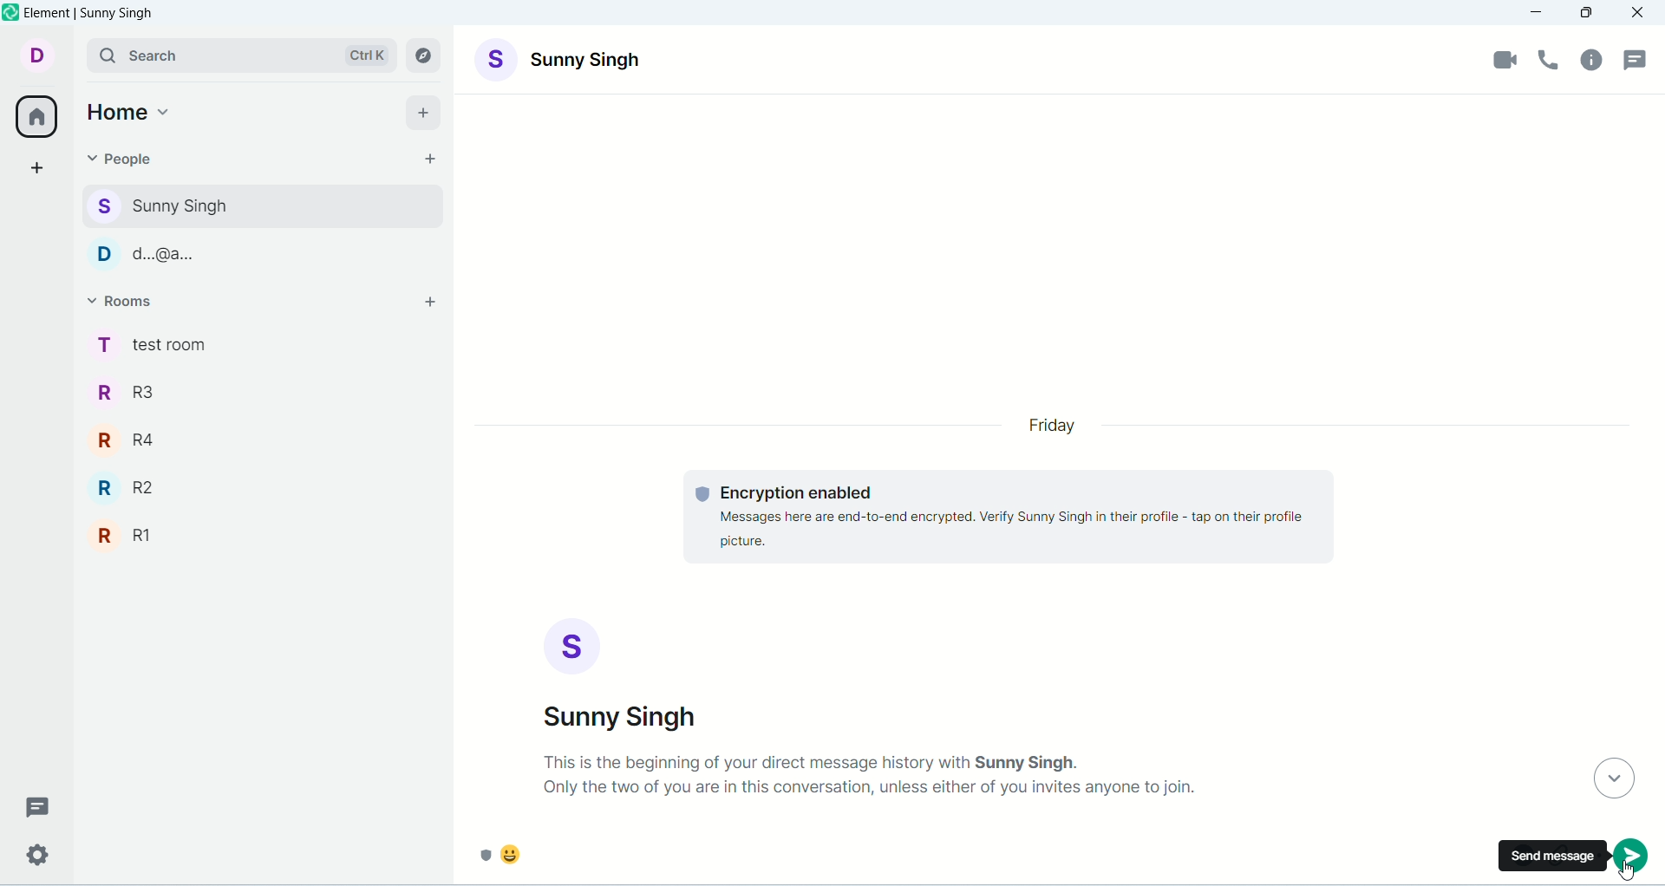 The height and width of the screenshot is (886, 1665). I want to click on settings, so click(34, 857).